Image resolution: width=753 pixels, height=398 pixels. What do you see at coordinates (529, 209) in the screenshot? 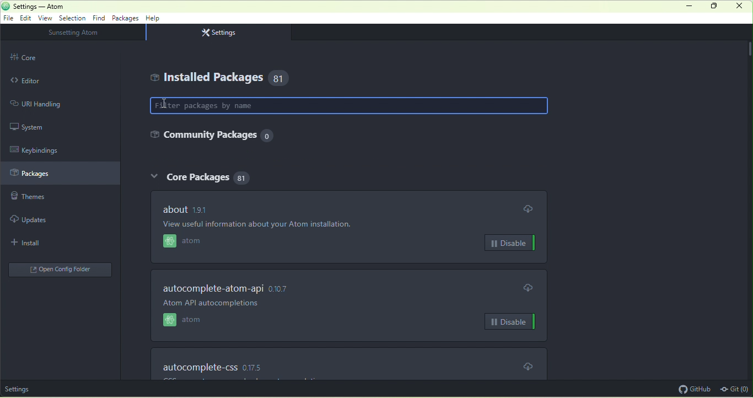
I see `update` at bounding box center [529, 209].